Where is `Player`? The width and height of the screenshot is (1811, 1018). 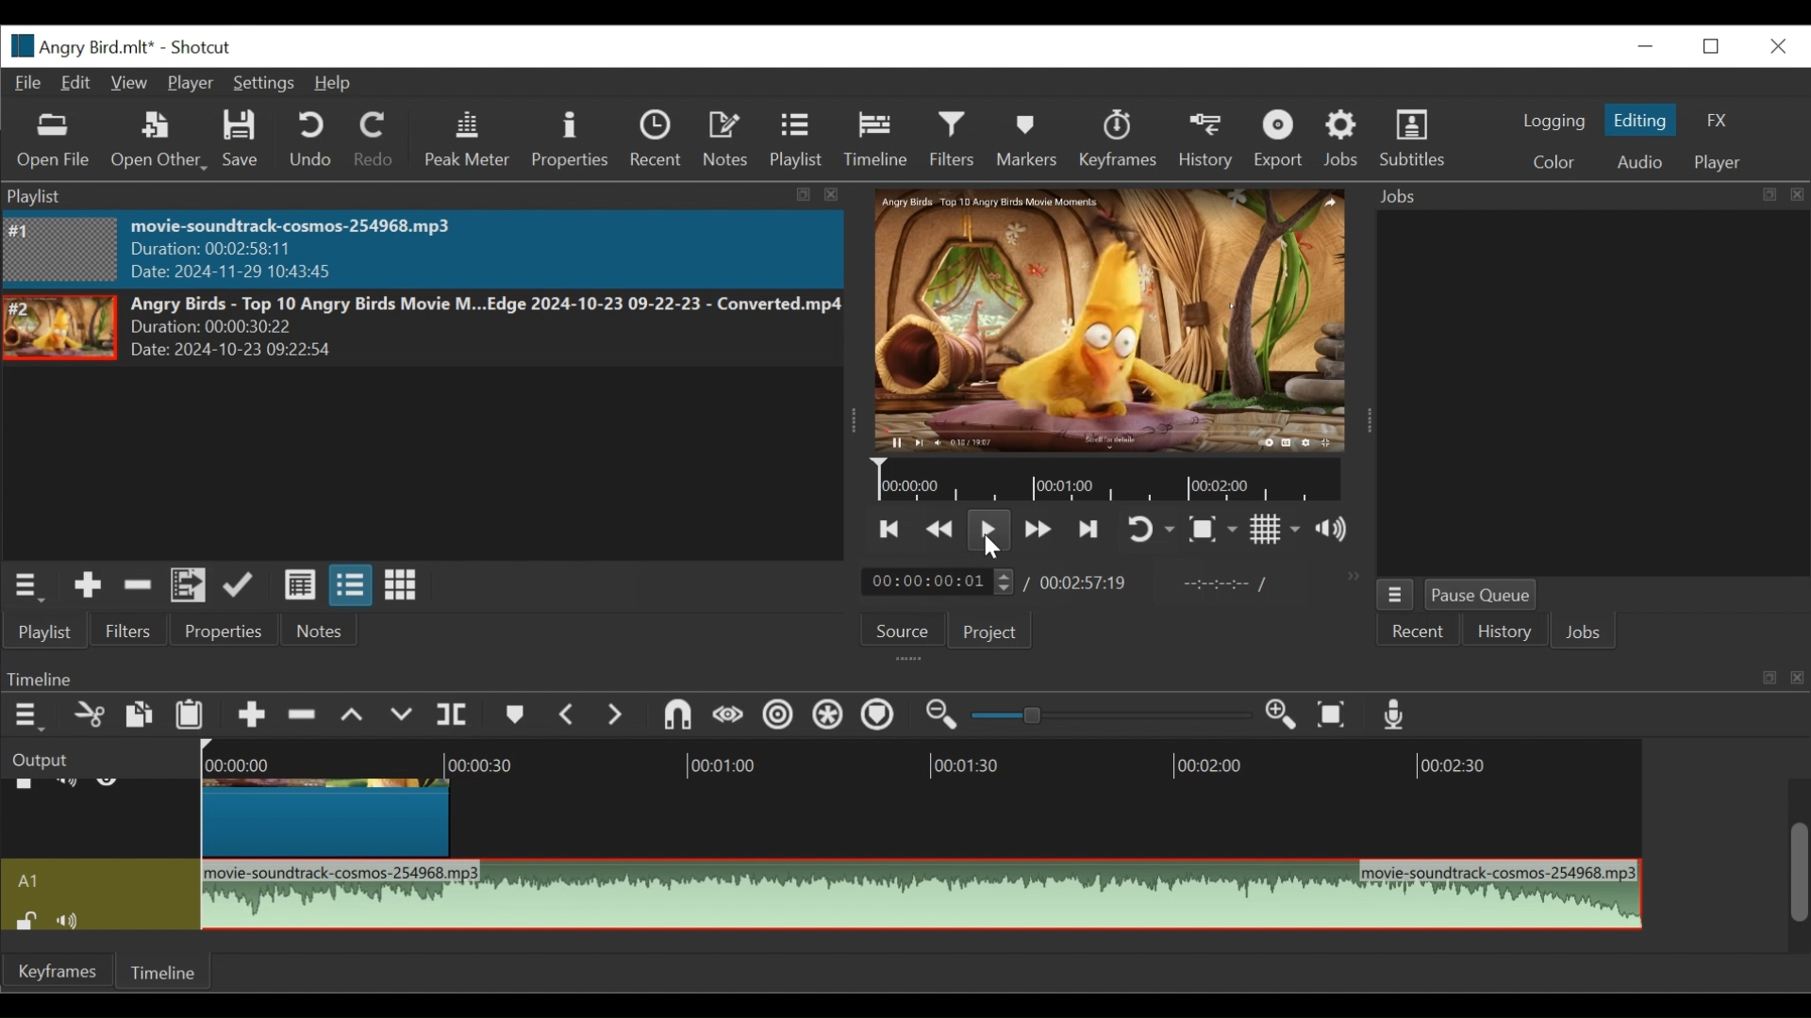 Player is located at coordinates (188, 84).